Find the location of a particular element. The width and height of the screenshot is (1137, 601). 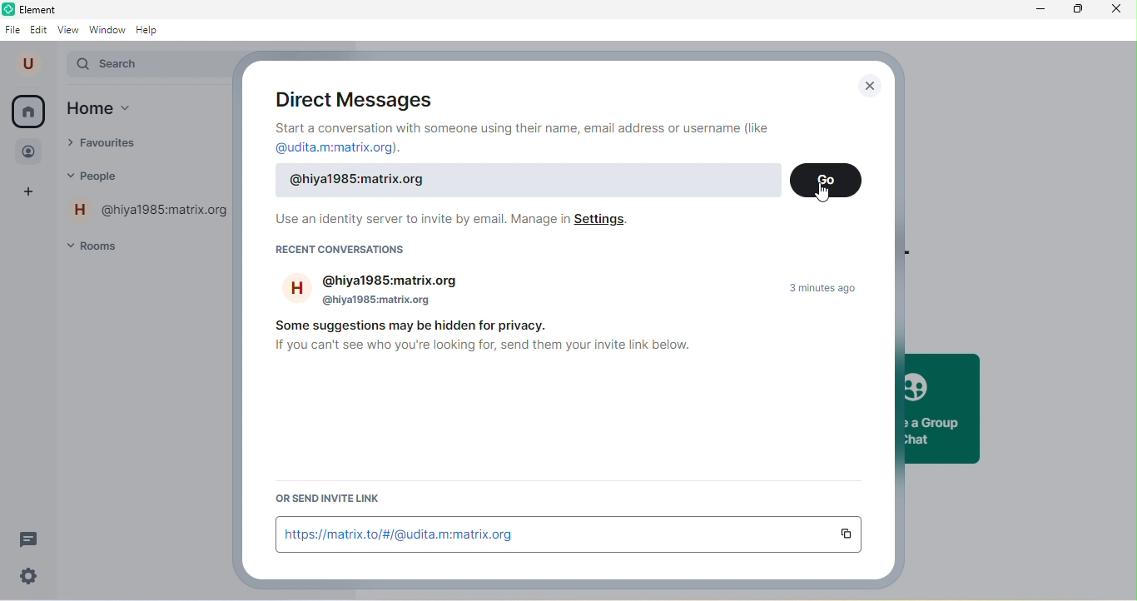

@hiya1985.matrix.org is located at coordinates (534, 181).